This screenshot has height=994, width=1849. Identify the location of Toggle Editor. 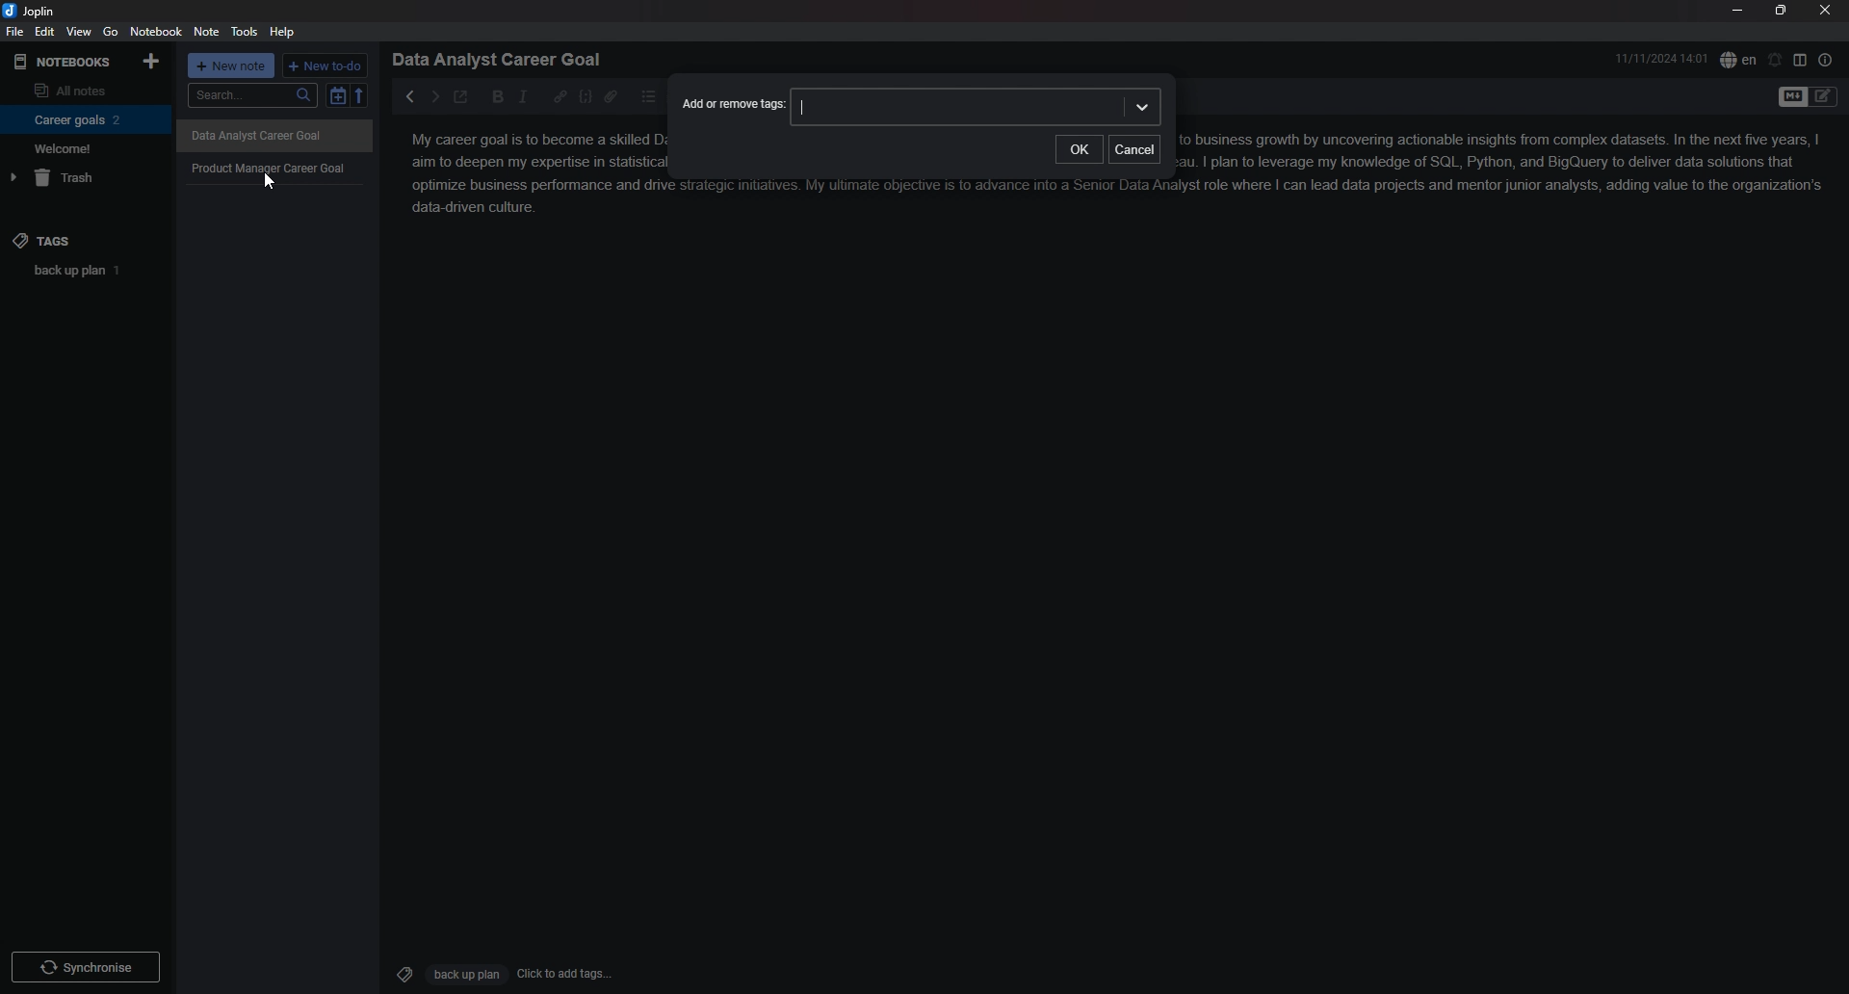
(1824, 98).